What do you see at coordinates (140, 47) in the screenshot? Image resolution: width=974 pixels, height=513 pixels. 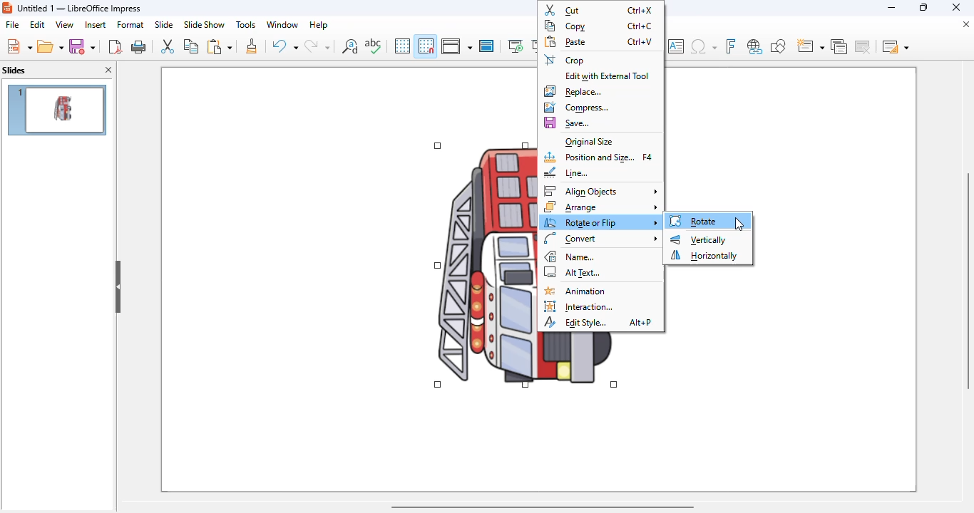 I see `print` at bounding box center [140, 47].